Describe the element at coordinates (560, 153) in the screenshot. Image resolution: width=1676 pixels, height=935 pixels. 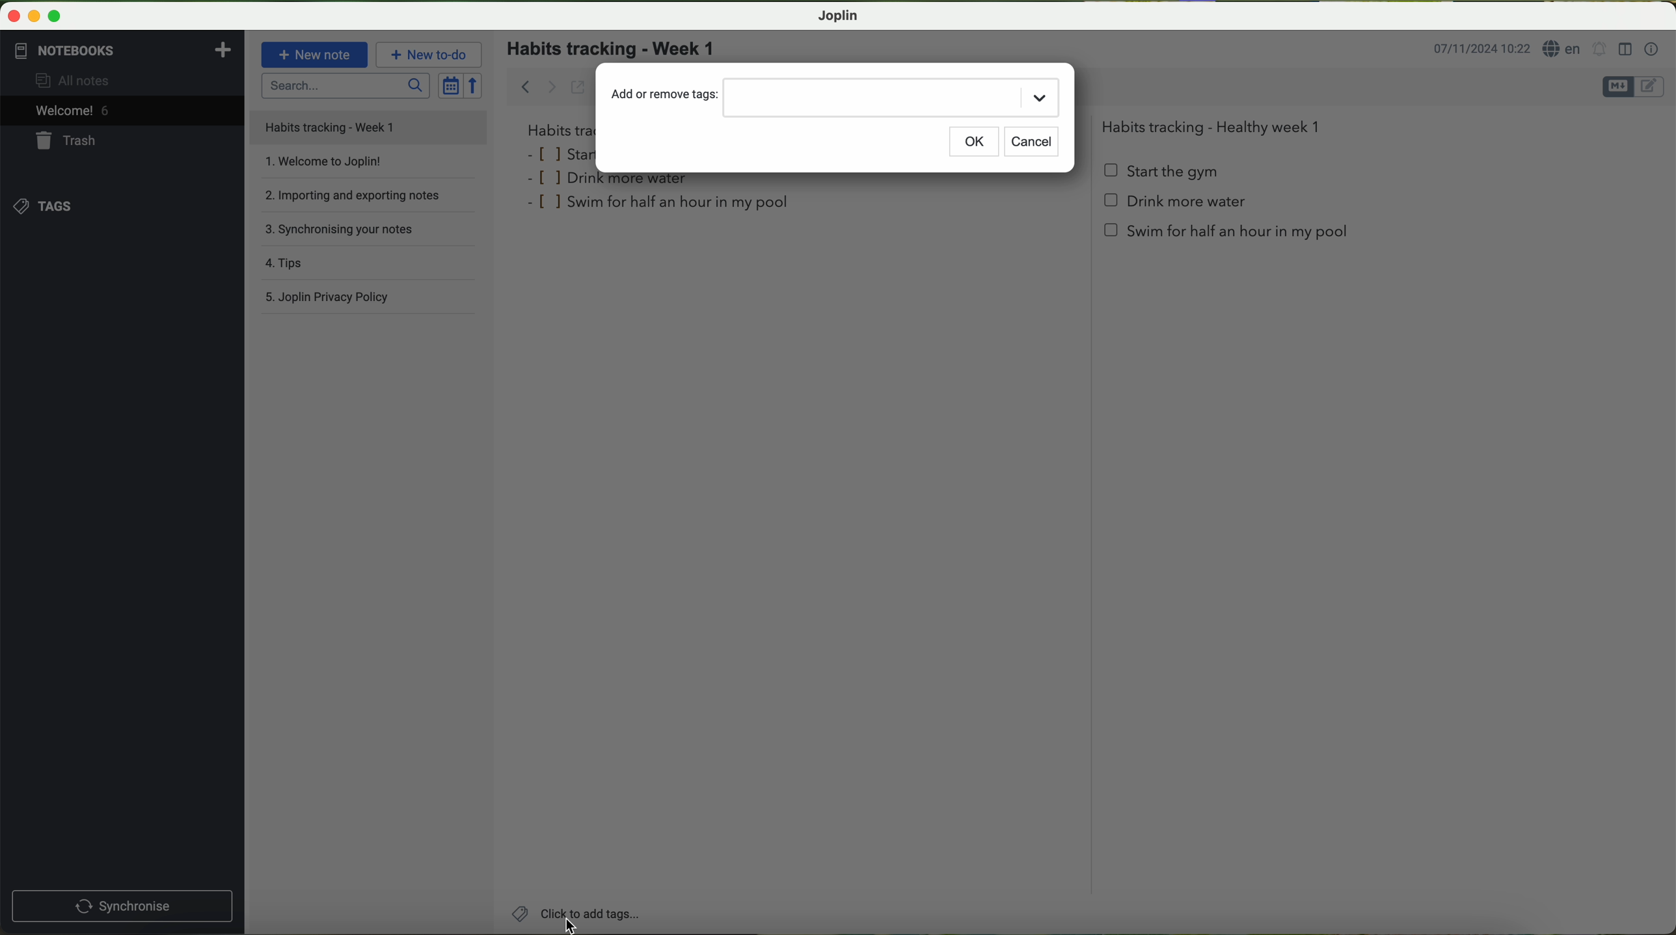
I see `star` at that location.